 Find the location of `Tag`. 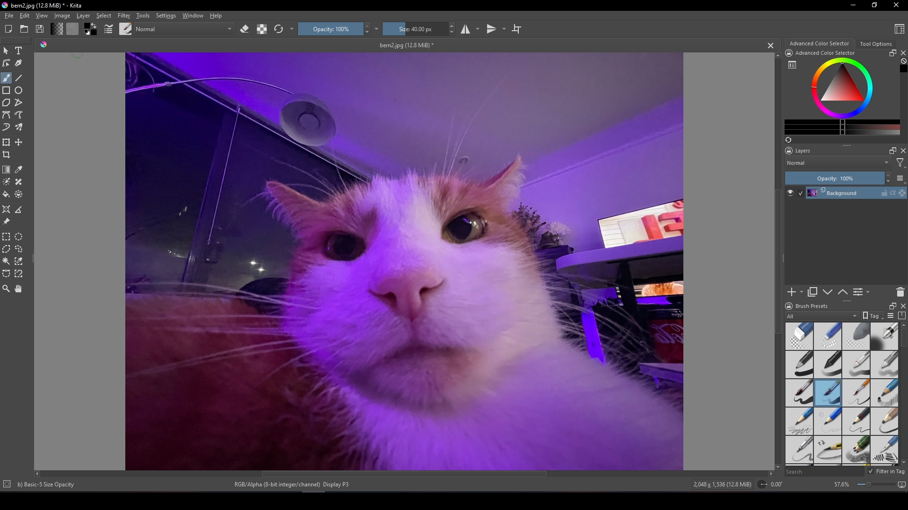

Tag is located at coordinates (874, 316).